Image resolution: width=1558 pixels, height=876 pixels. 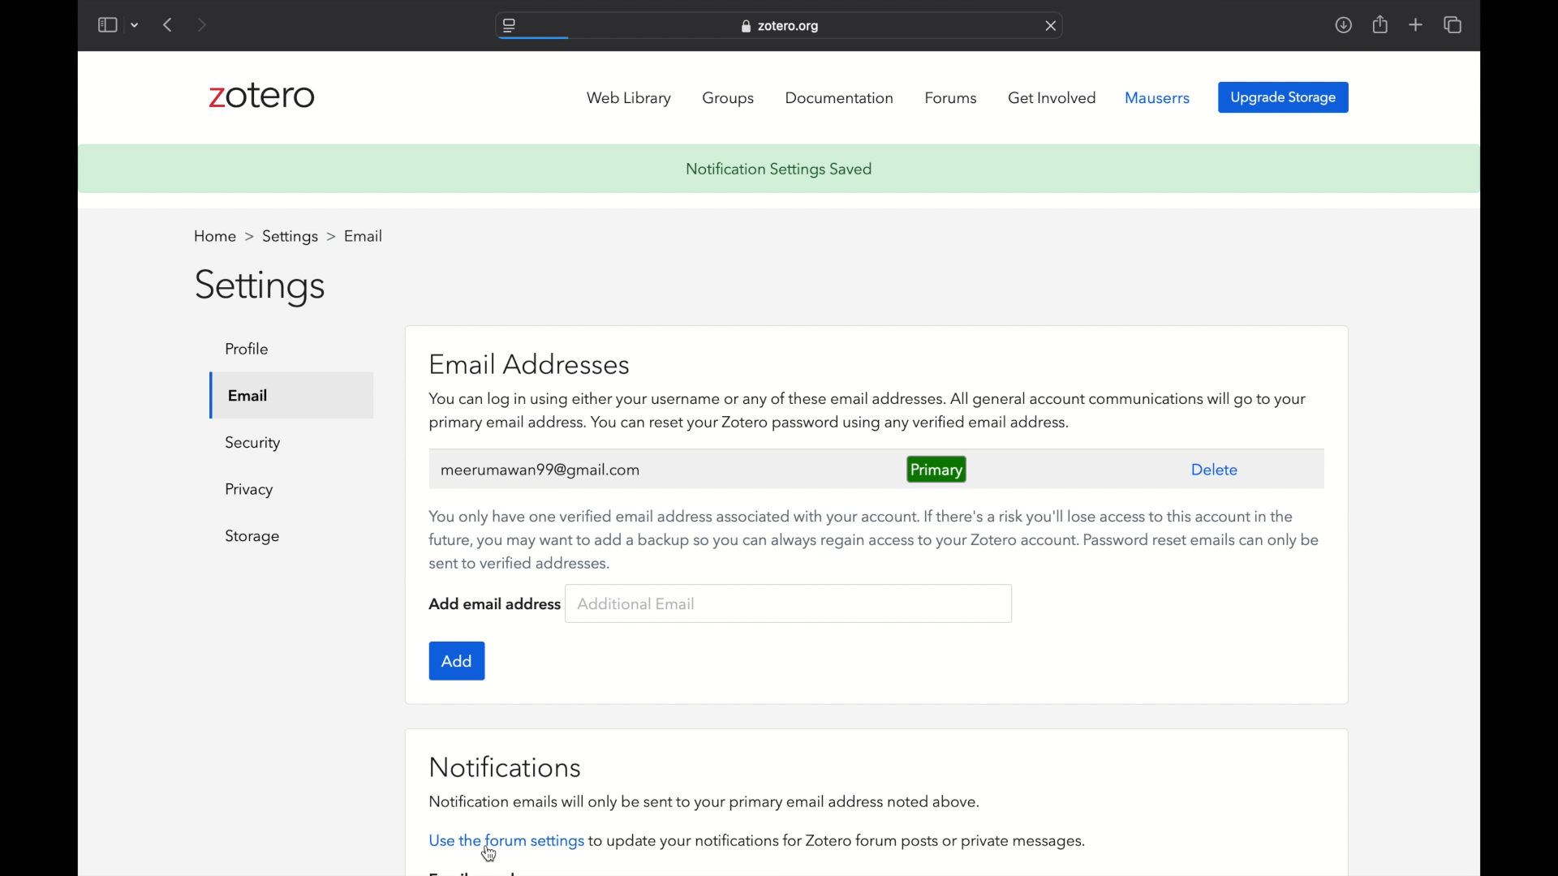 What do you see at coordinates (867, 411) in the screenshot?
I see `zotero features associated with email address` at bounding box center [867, 411].